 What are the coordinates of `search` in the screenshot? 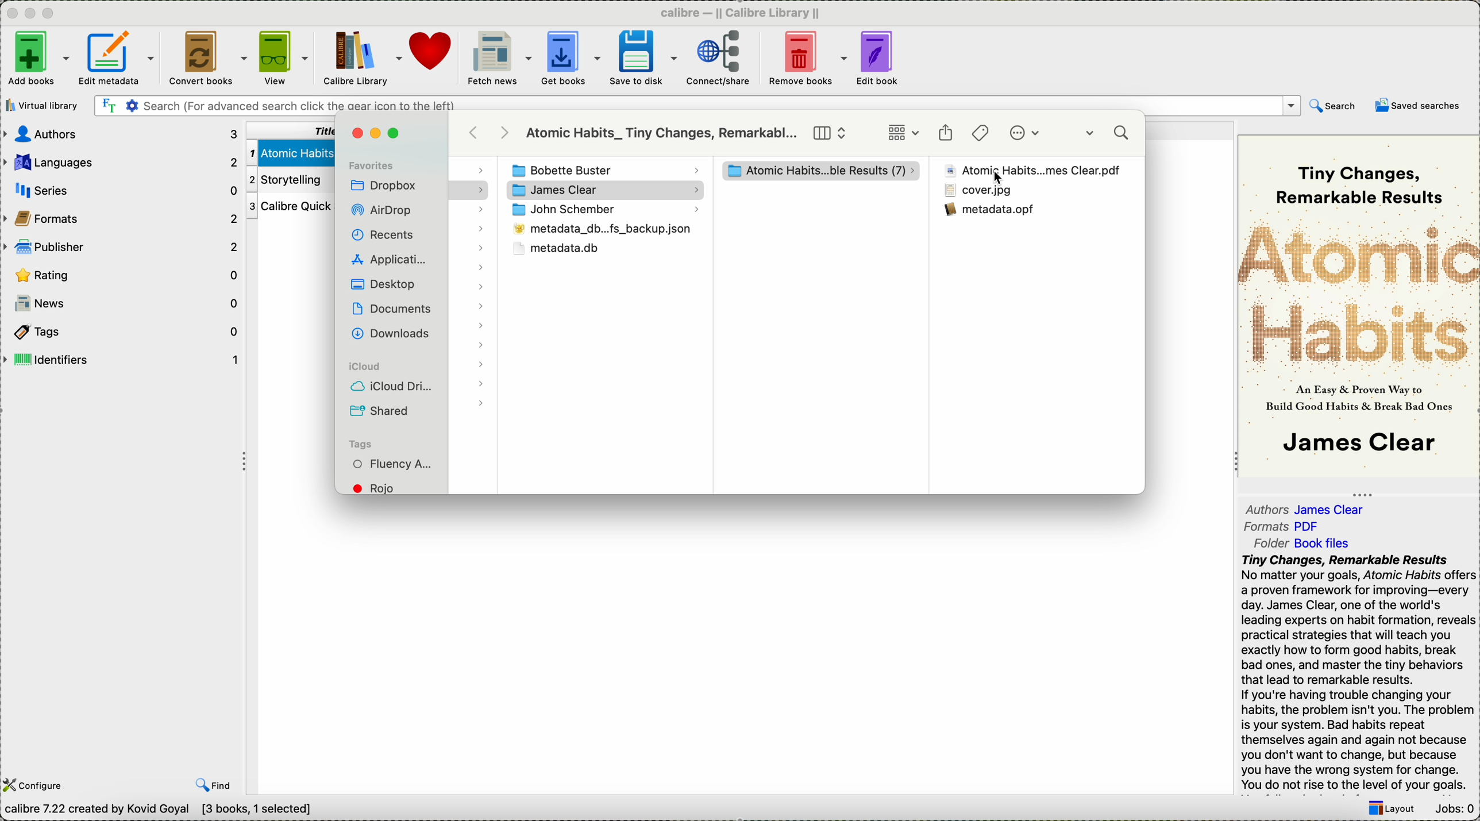 It's located at (1333, 108).